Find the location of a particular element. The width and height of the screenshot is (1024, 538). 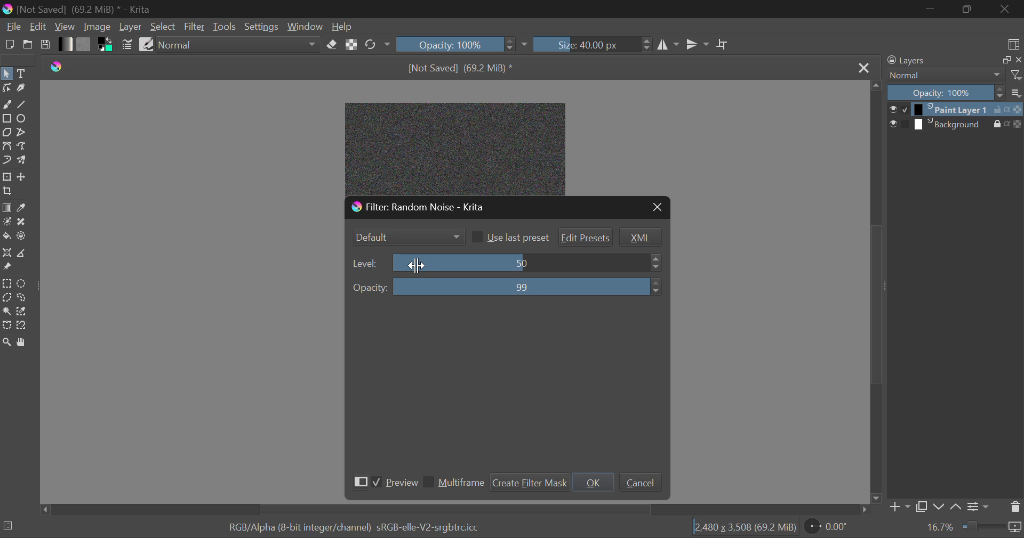

Move Layer Up is located at coordinates (955, 506).